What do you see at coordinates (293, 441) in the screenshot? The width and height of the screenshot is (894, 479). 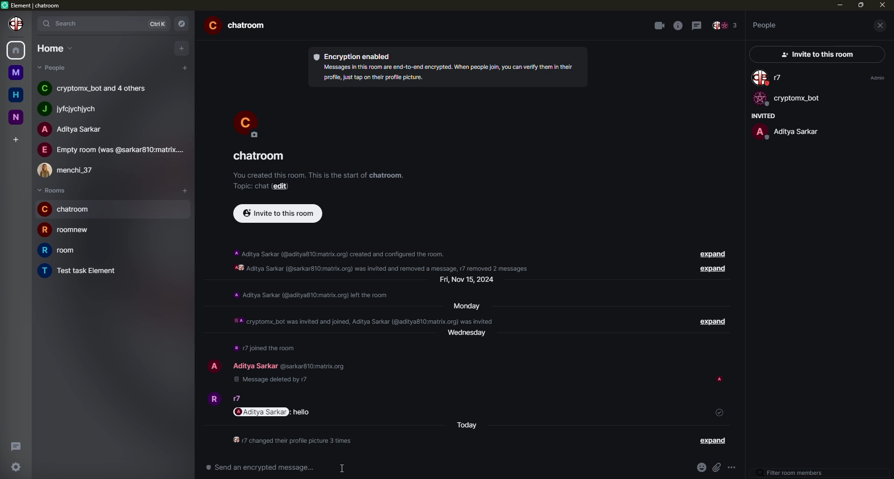 I see `info` at bounding box center [293, 441].